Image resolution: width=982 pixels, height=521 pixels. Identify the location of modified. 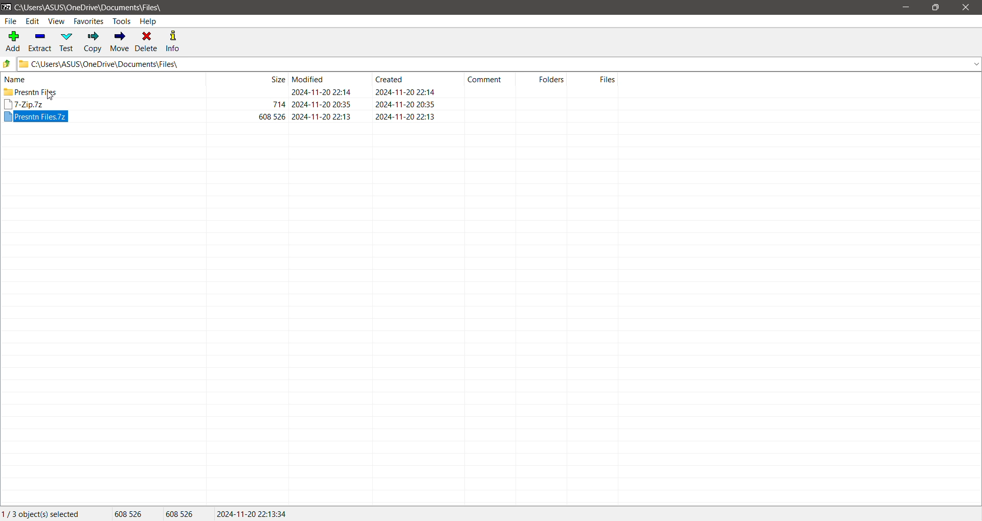
(309, 79).